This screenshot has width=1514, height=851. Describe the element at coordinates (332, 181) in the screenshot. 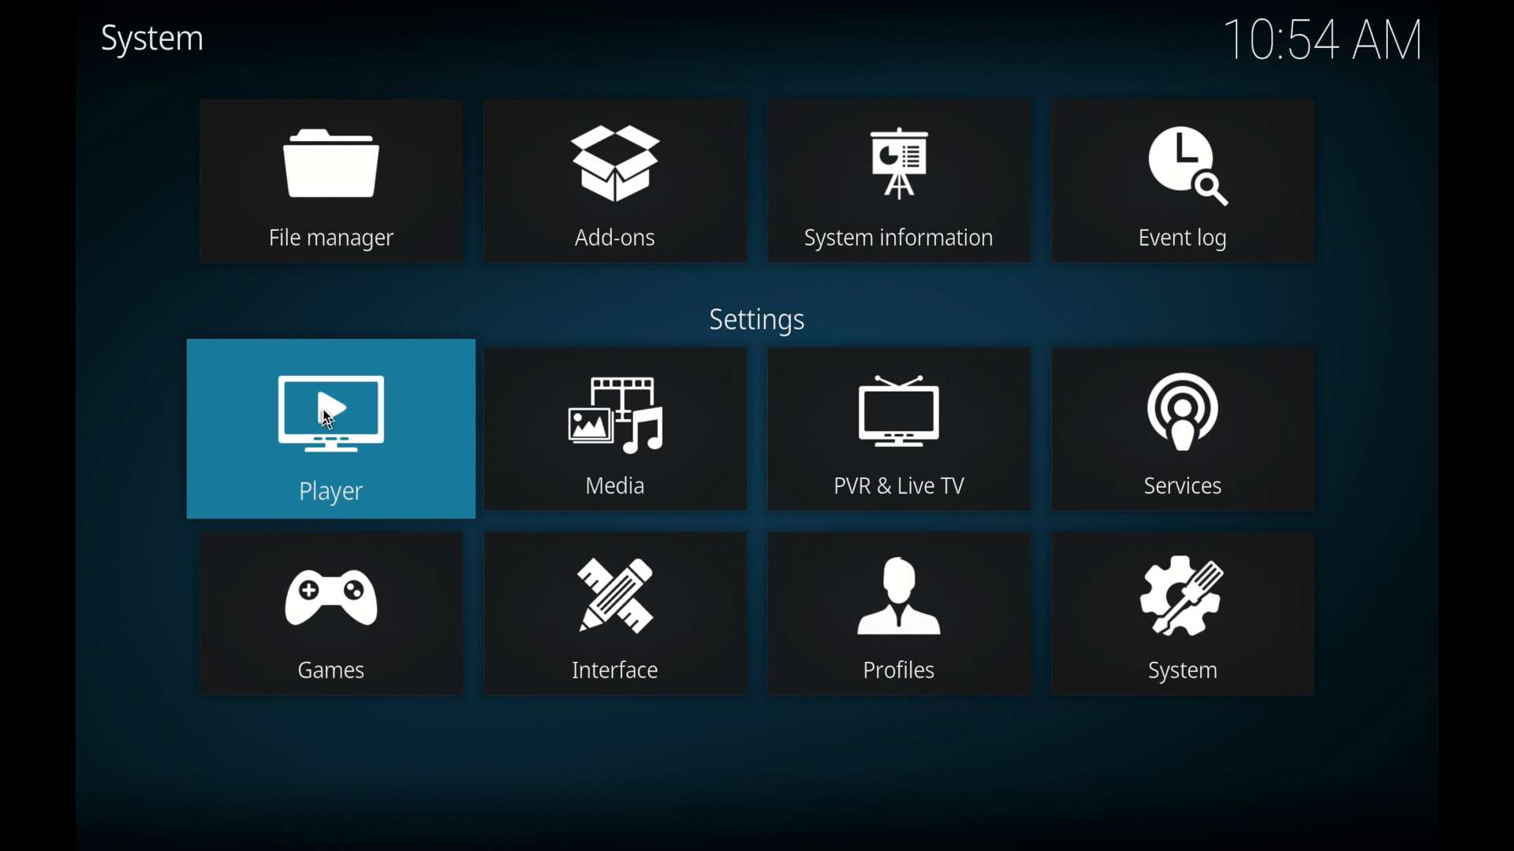

I see `file manager` at that location.